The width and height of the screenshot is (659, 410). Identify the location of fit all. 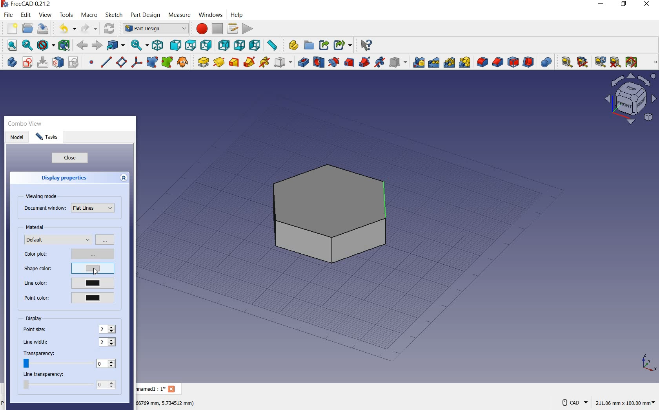
(10, 45).